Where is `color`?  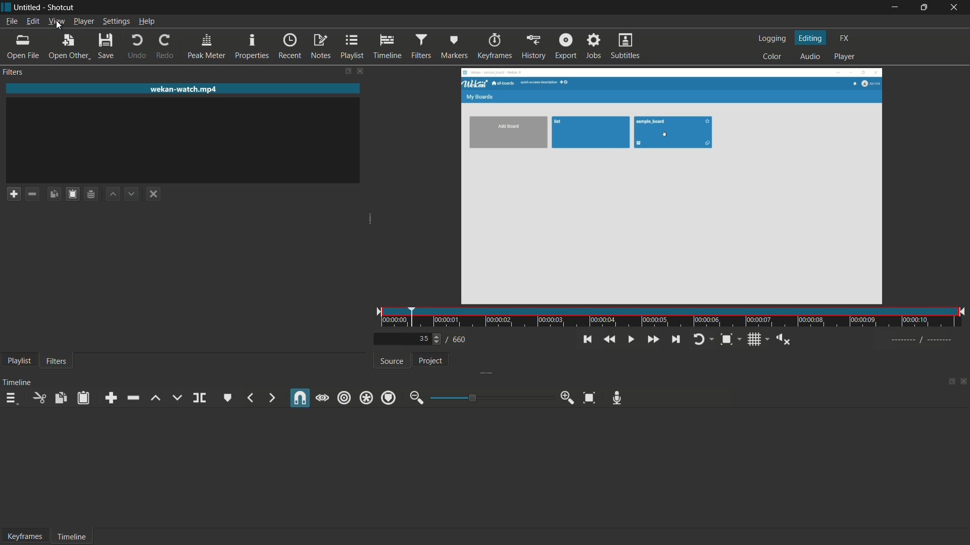
color is located at coordinates (772, 57).